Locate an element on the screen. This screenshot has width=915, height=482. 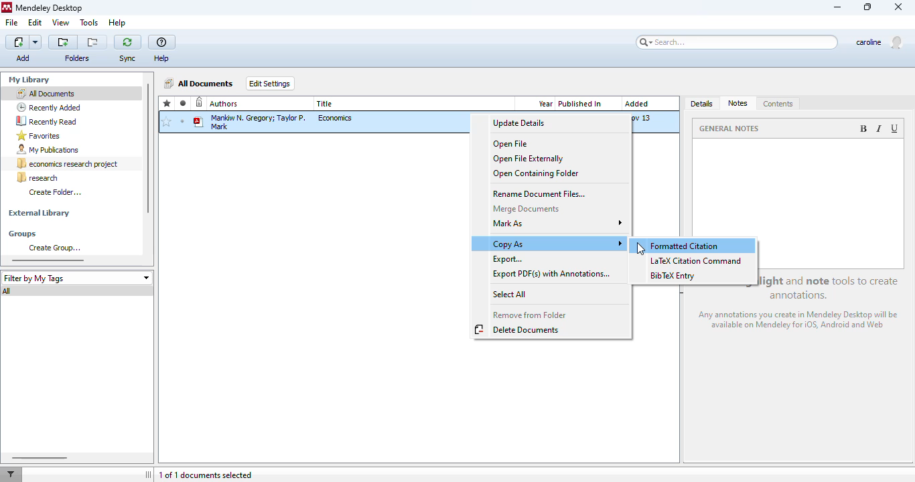
toggle sidebar is located at coordinates (149, 475).